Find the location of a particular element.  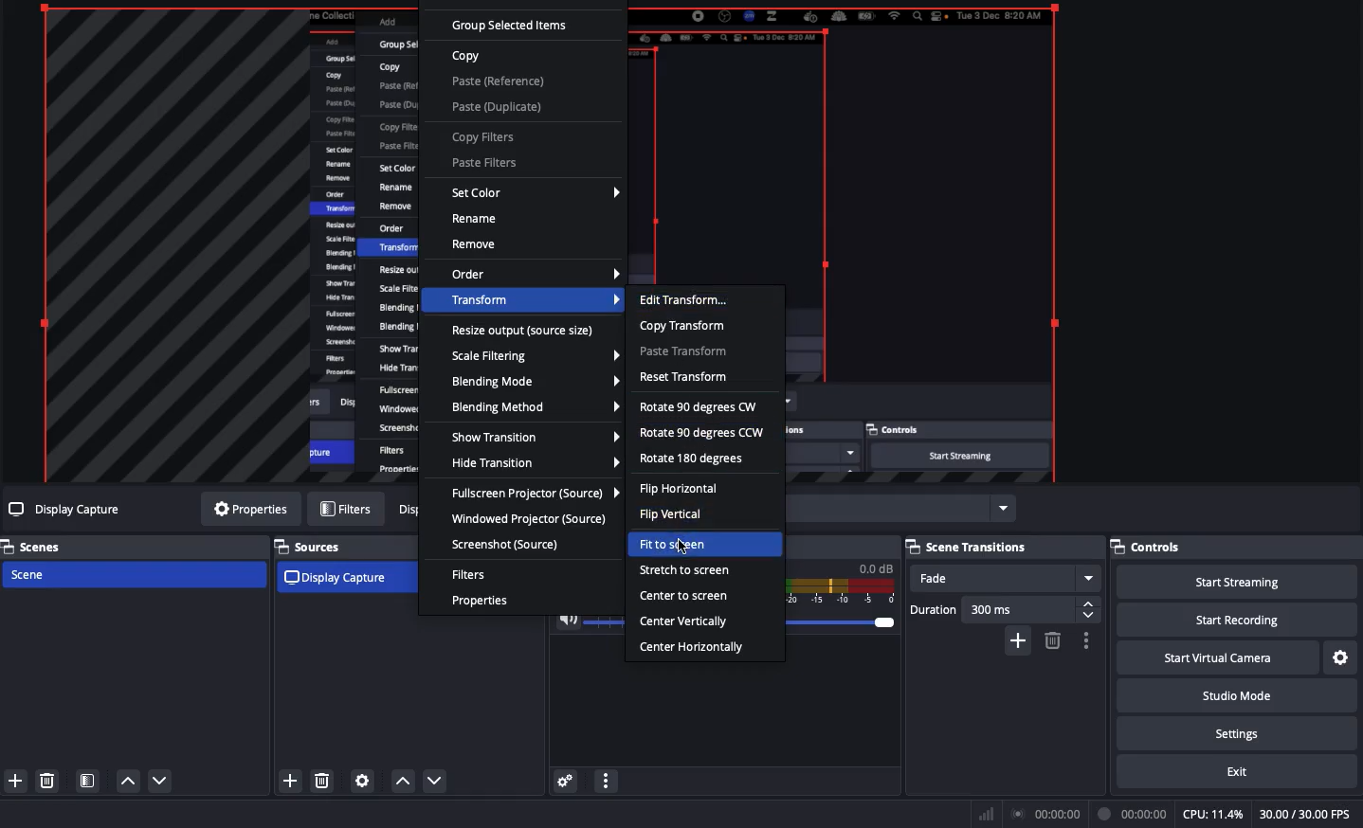

Start virtual camera is located at coordinates (1217, 660).